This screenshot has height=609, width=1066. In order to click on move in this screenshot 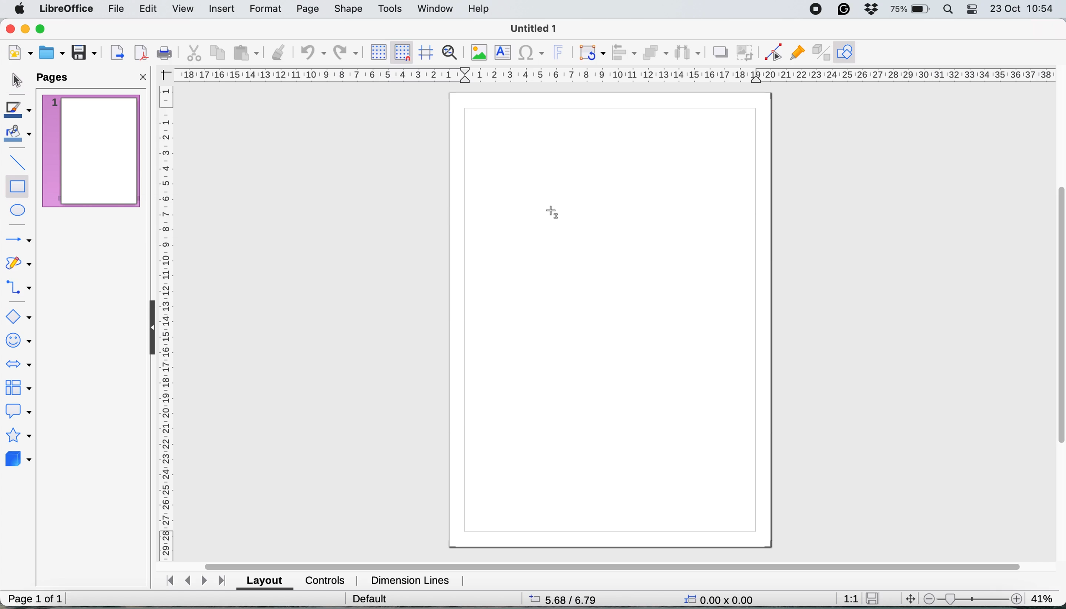, I will do `click(911, 599)`.